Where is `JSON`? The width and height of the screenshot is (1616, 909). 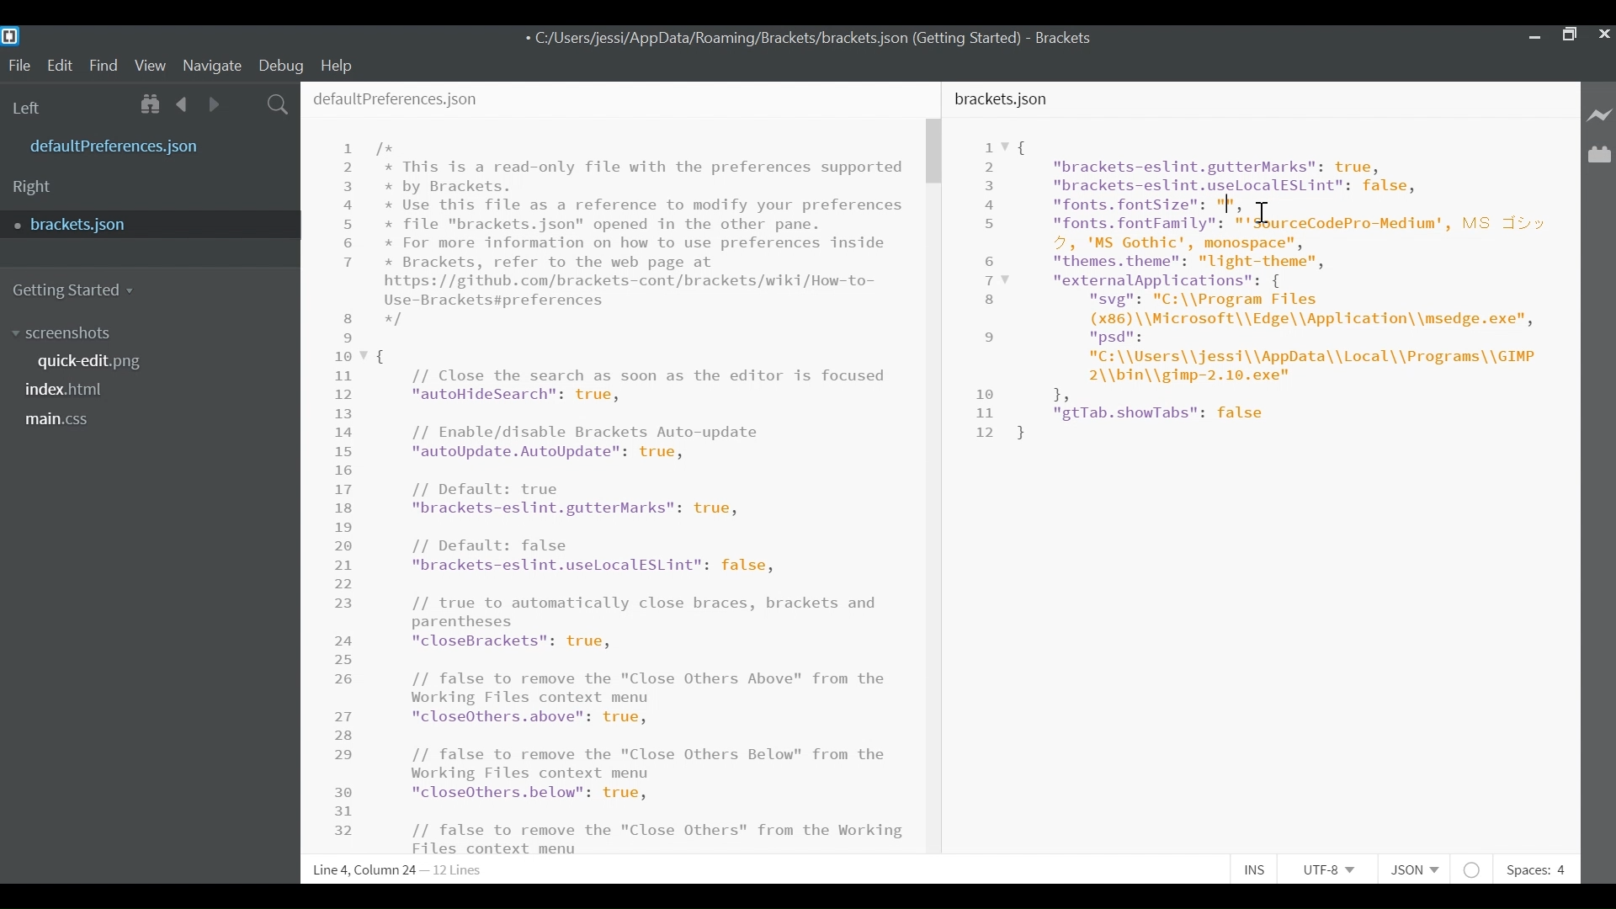
JSON is located at coordinates (1411, 867).